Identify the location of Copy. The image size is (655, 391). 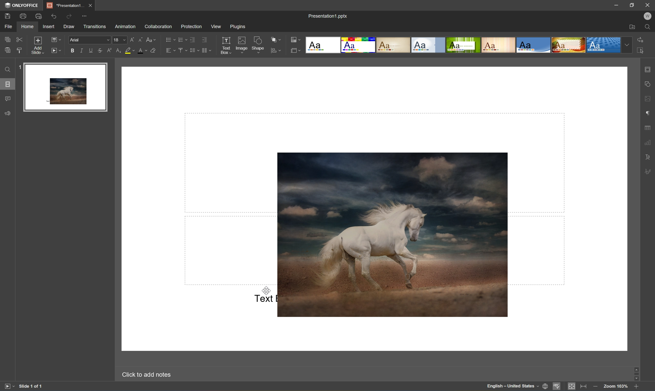
(8, 38).